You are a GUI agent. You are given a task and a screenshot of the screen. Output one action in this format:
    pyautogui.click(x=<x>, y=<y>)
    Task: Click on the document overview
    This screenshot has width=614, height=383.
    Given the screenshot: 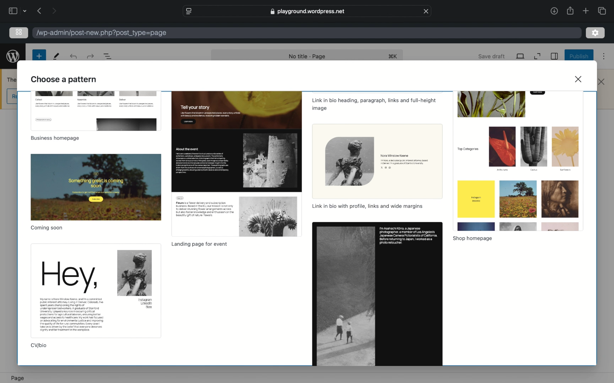 What is the action you would take?
    pyautogui.click(x=108, y=56)
    